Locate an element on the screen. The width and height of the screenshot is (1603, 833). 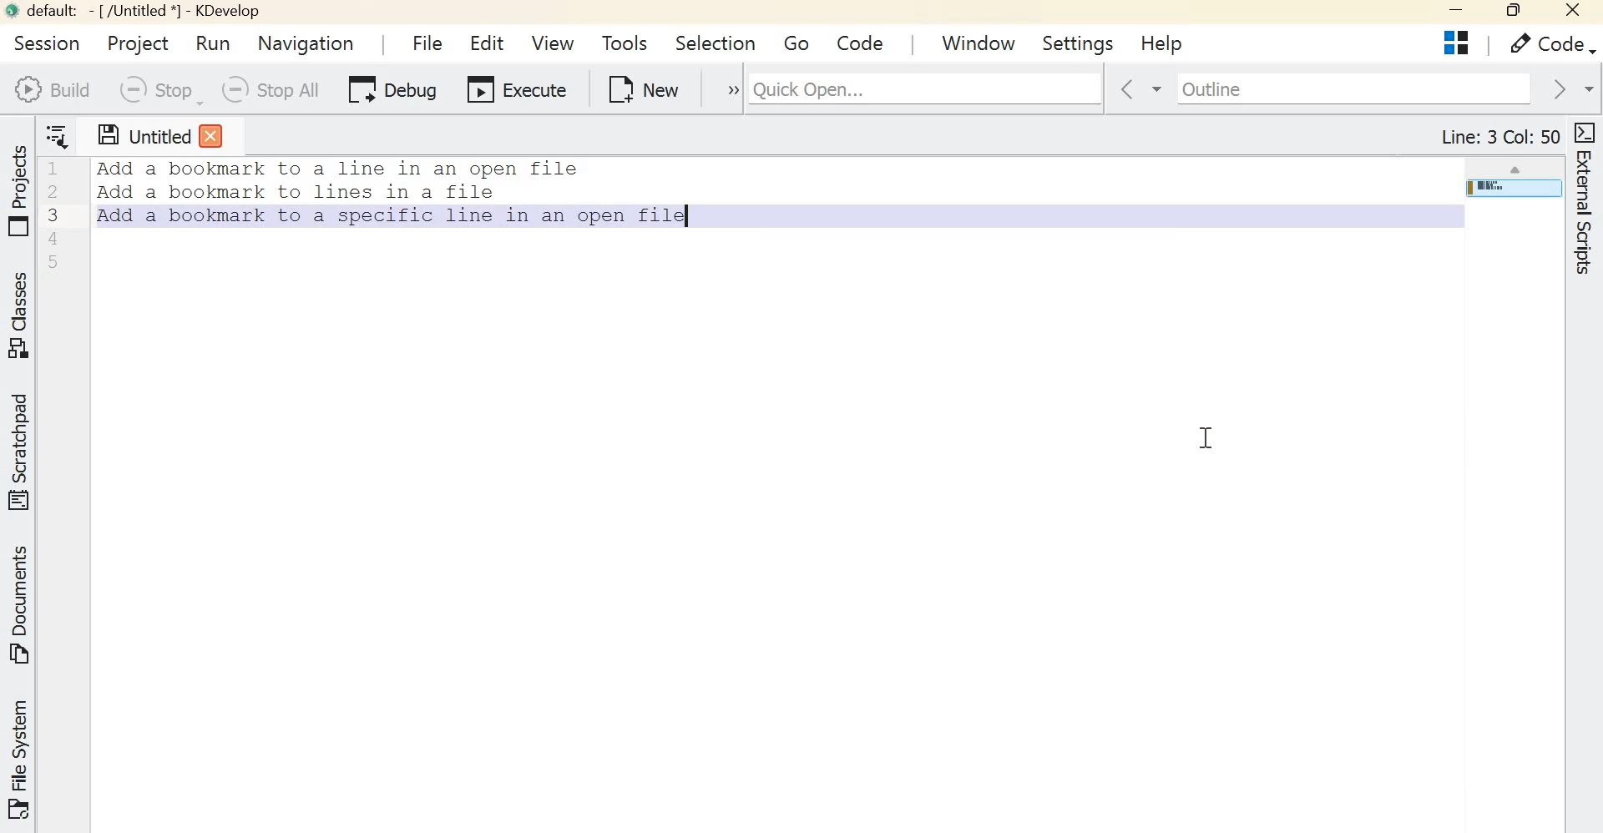
Quick Open is located at coordinates (924, 86).